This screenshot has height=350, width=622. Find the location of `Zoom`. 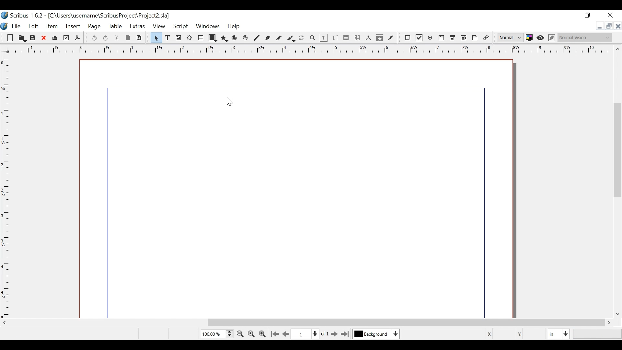

Zoom is located at coordinates (313, 38).